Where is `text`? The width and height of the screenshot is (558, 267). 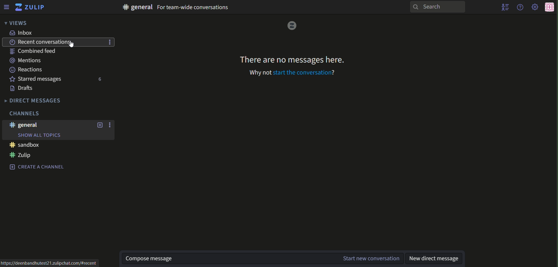
text is located at coordinates (58, 42).